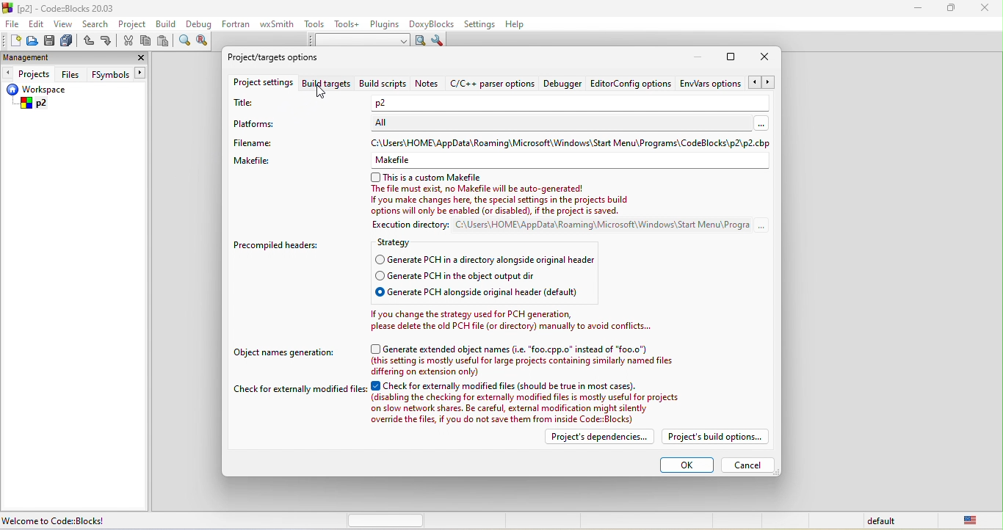 The height and width of the screenshot is (530, 1003). Describe the element at coordinates (261, 84) in the screenshot. I see `project settings` at that location.